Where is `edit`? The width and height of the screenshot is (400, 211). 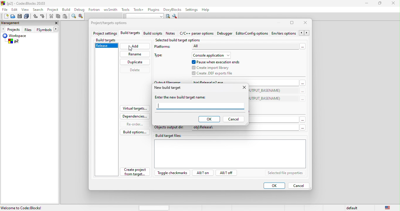 edit is located at coordinates (15, 9).